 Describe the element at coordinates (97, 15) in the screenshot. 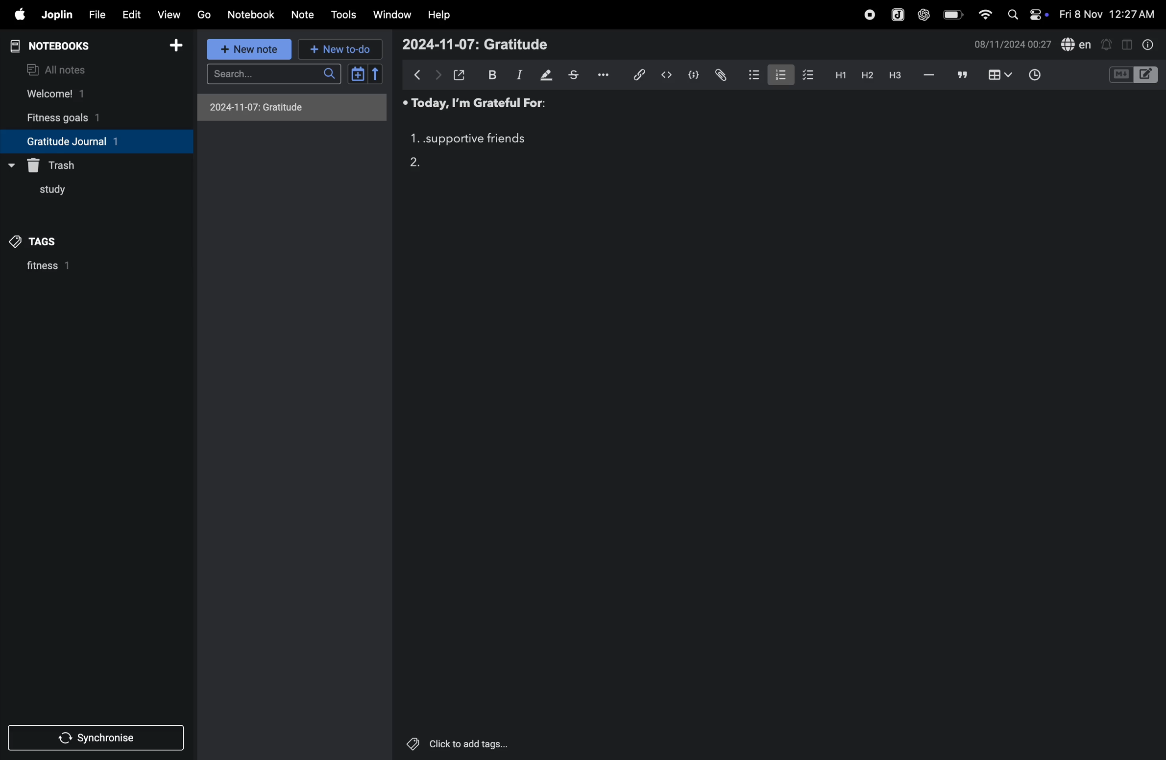

I see `file` at that location.